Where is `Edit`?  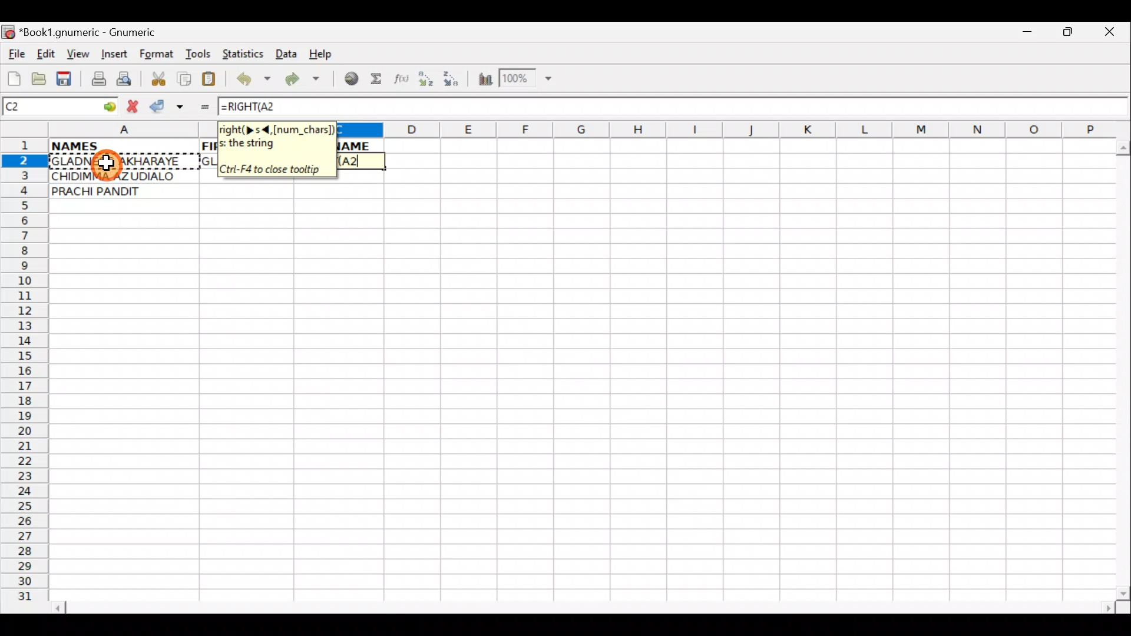
Edit is located at coordinates (45, 54).